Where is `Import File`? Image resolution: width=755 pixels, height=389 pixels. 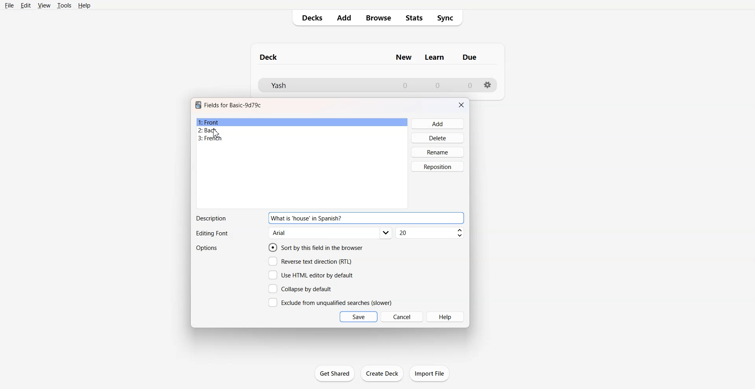 Import File is located at coordinates (429, 373).